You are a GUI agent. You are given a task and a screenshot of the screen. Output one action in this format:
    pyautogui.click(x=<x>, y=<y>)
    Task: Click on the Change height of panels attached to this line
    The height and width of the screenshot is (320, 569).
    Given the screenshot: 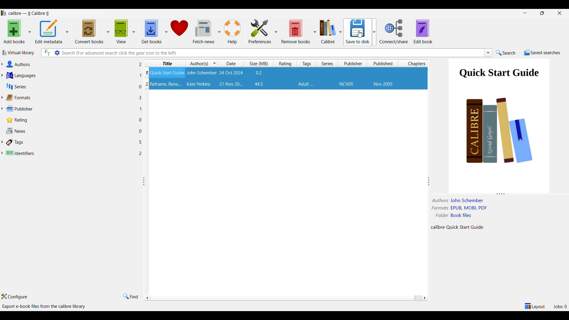 What is the action you would take?
    pyautogui.click(x=498, y=193)
    